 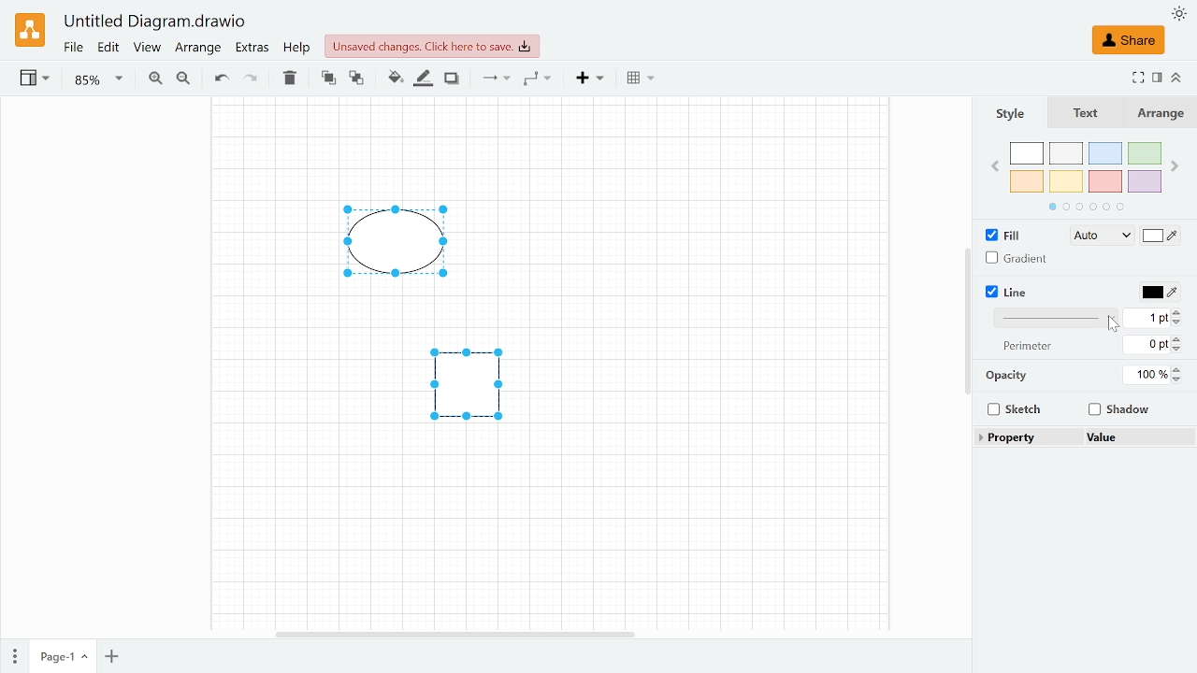 I want to click on , so click(x=1139, y=78).